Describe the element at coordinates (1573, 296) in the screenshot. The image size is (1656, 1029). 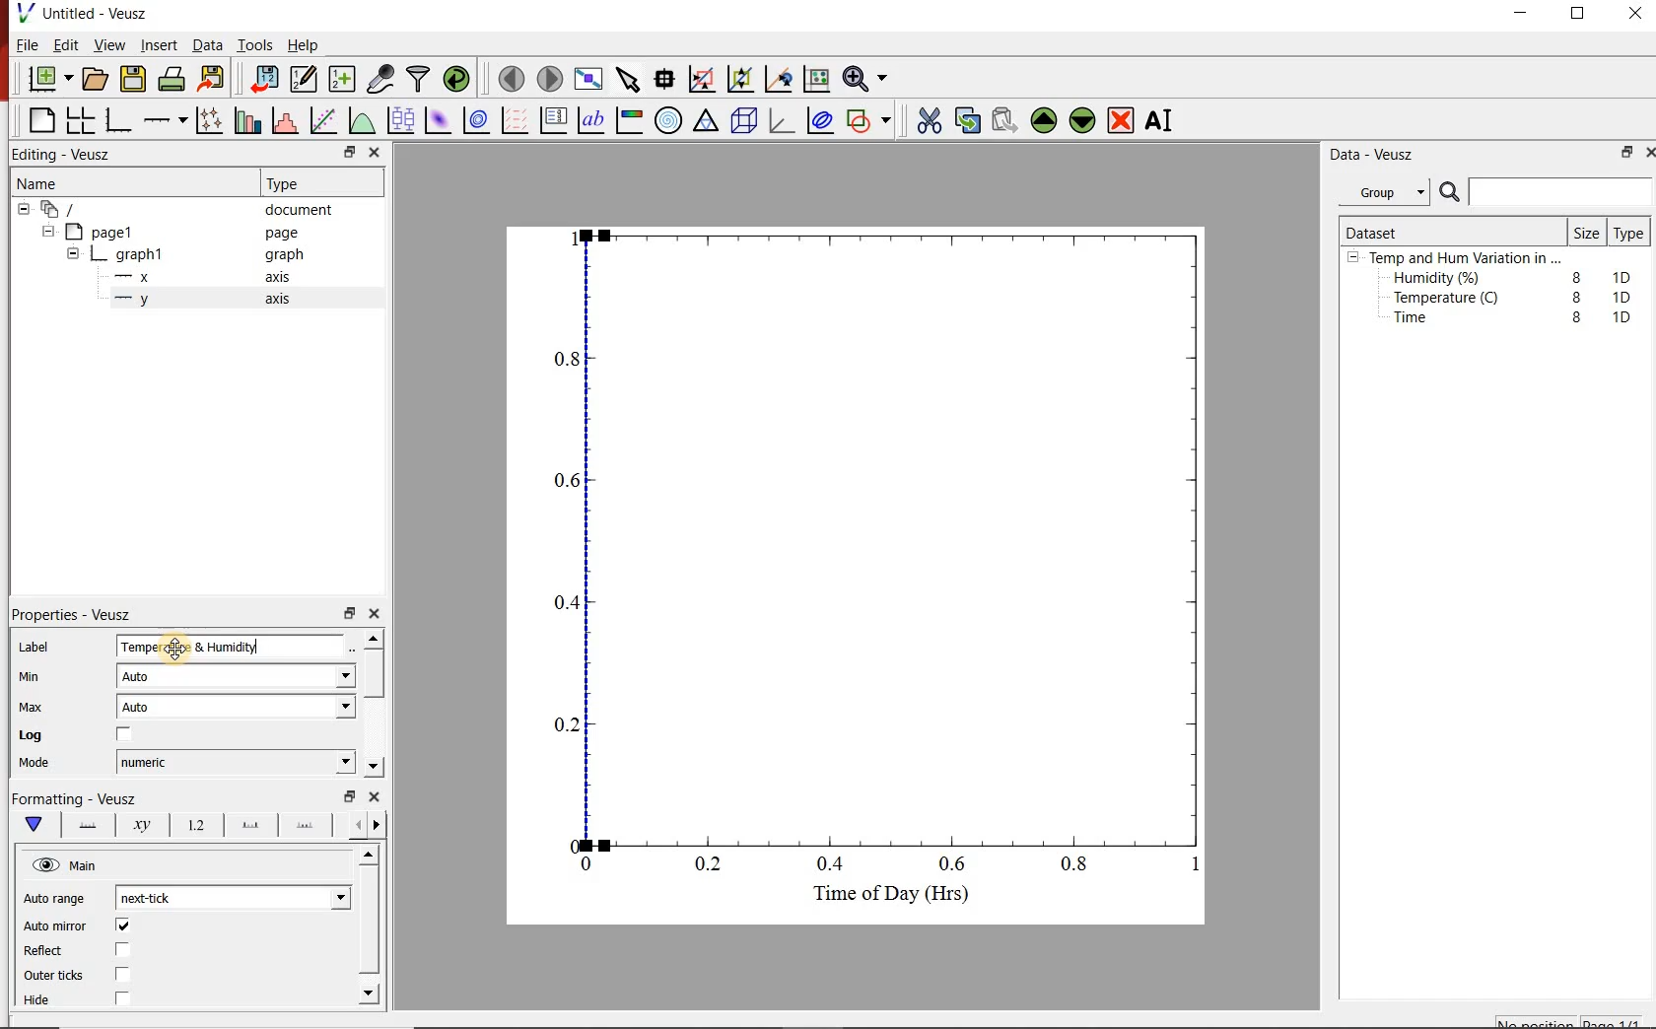
I see `8` at that location.